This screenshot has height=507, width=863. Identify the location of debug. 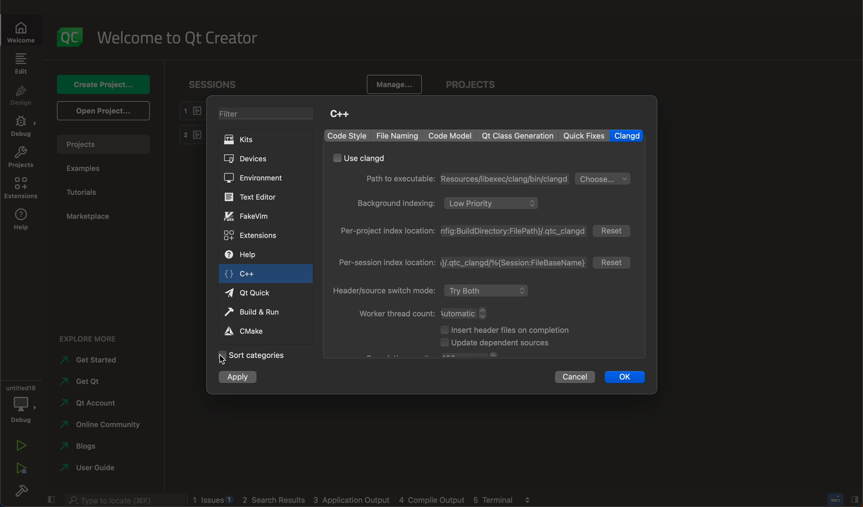
(21, 127).